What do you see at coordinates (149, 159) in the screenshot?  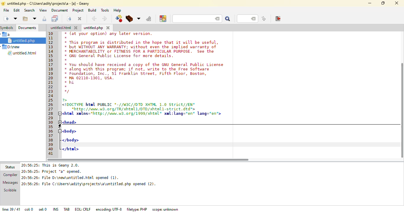 I see `horizontal scroll bar` at bounding box center [149, 159].